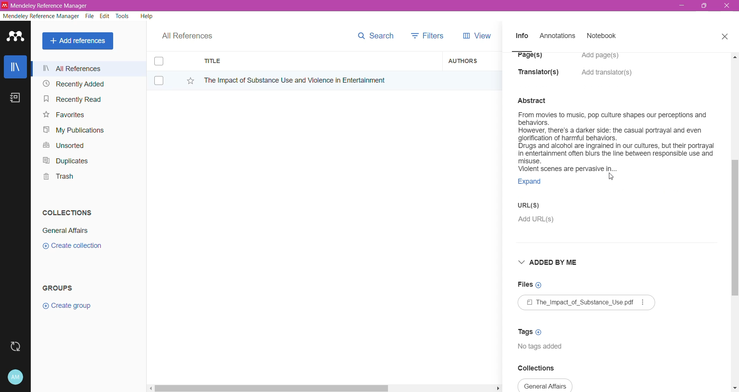 This screenshot has height=392, width=739. Describe the element at coordinates (324, 387) in the screenshot. I see `Horizontal Scroll Bar` at that location.